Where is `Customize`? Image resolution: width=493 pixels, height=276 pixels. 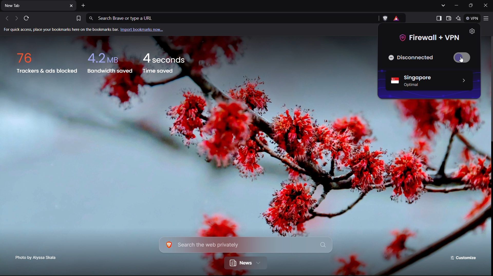 Customize is located at coordinates (463, 257).